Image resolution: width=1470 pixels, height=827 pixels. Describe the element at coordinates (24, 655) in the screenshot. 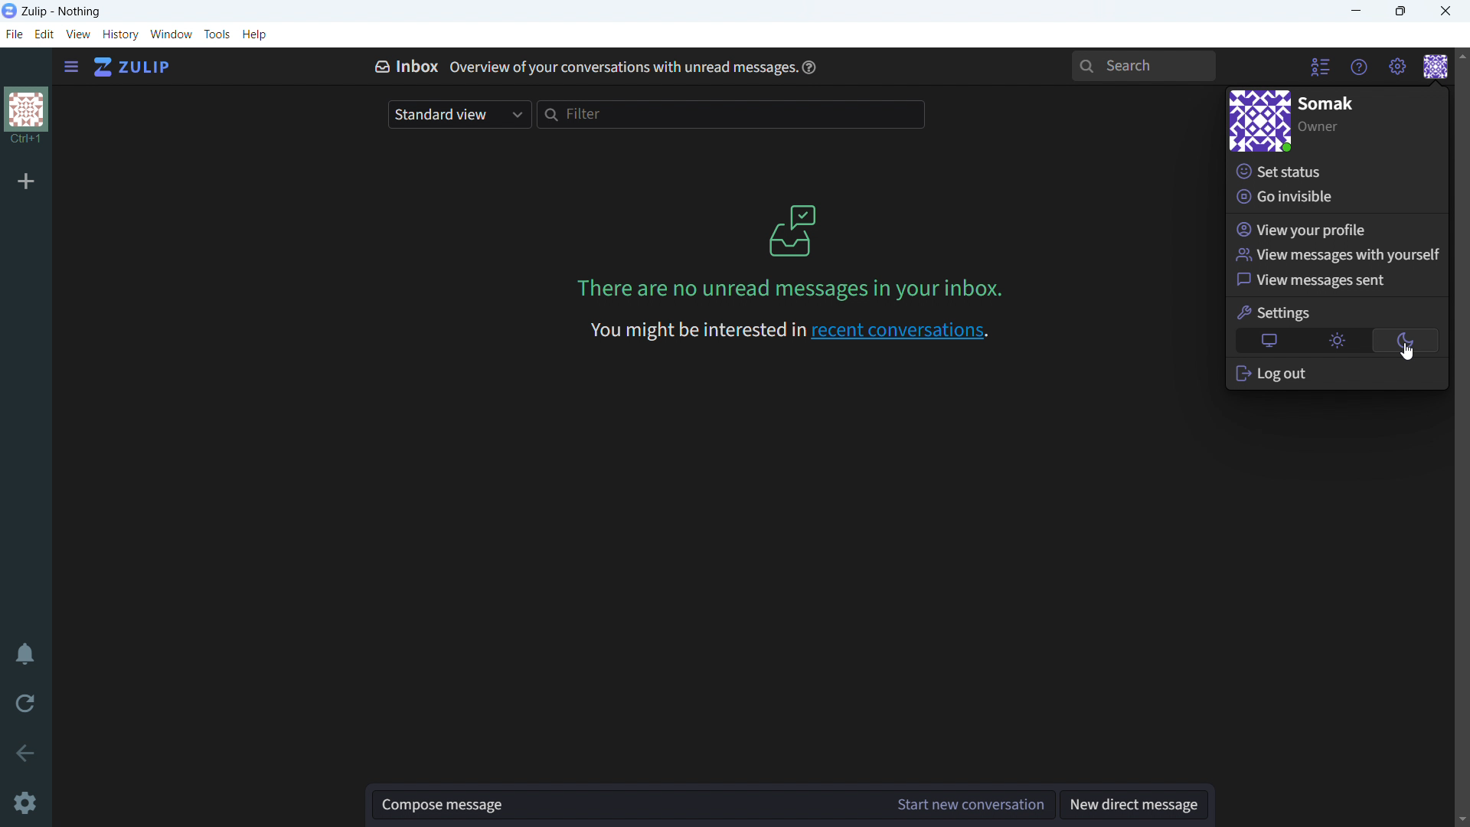

I see `enable do not disturb` at that location.